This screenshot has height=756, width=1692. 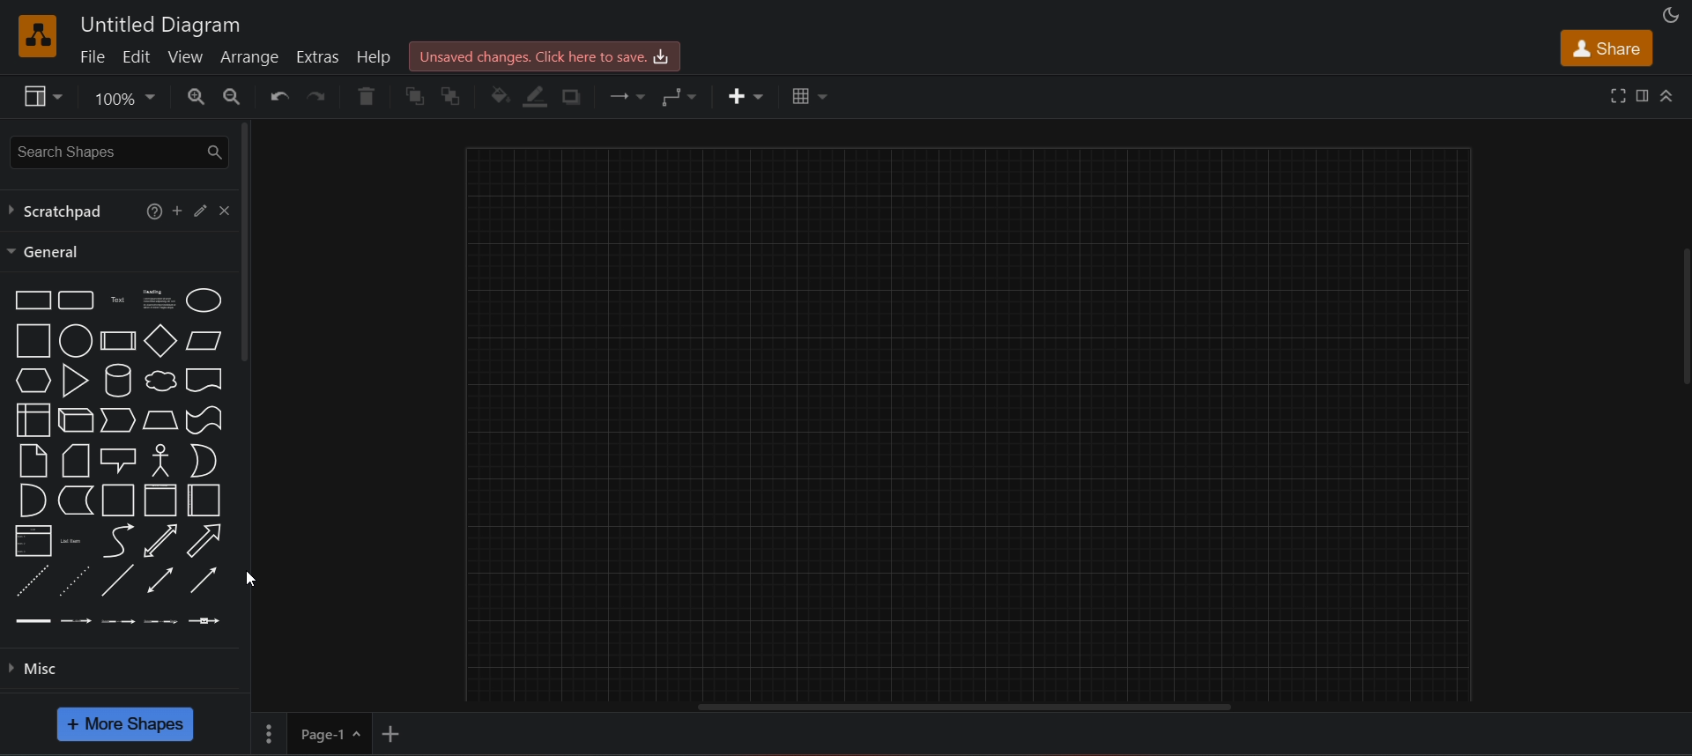 What do you see at coordinates (576, 94) in the screenshot?
I see `shadows` at bounding box center [576, 94].